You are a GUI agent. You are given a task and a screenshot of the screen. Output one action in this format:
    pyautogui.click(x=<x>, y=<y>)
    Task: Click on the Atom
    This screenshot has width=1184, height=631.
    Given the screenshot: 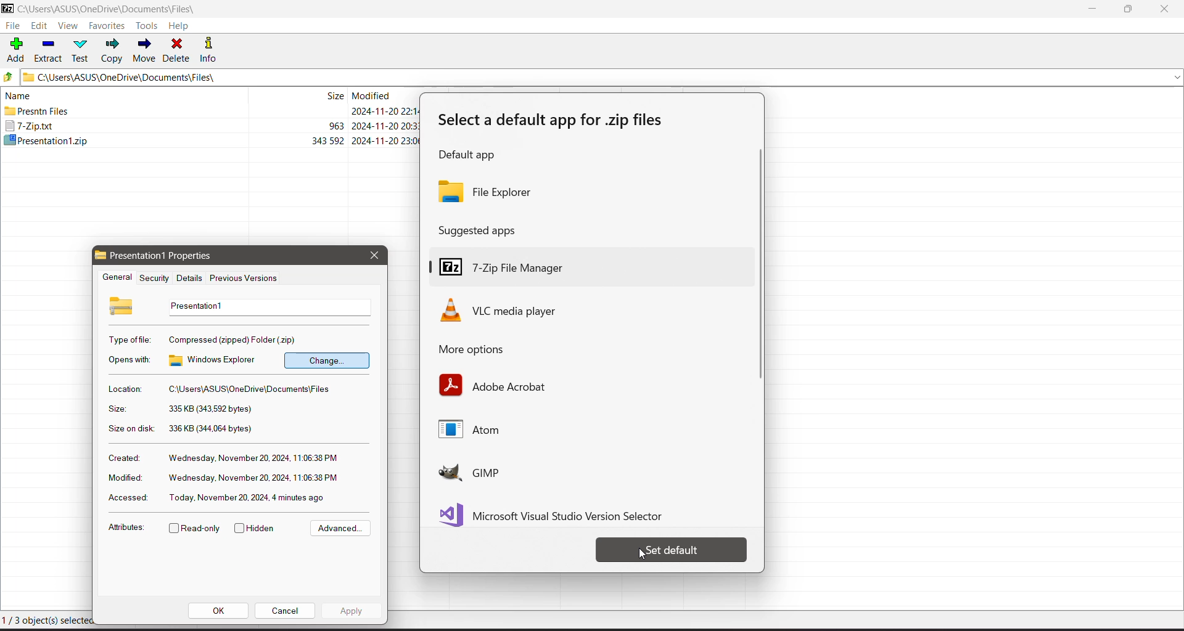 What is the action you would take?
    pyautogui.click(x=480, y=431)
    